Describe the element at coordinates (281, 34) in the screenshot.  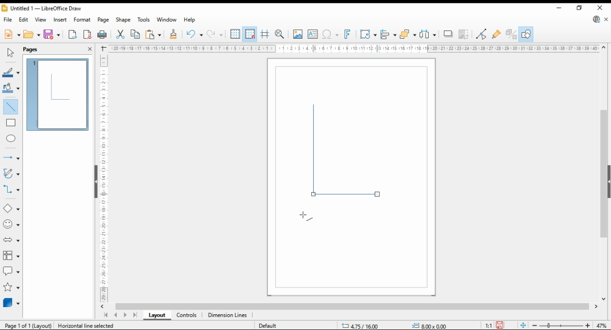
I see `pan and zoom` at that location.